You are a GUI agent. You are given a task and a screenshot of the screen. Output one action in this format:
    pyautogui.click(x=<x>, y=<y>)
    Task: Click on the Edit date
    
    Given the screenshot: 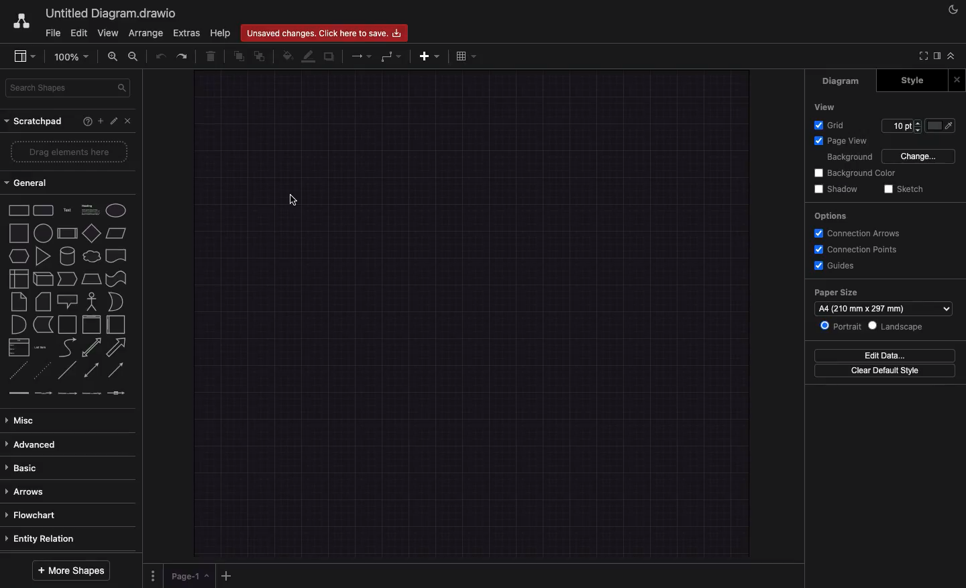 What is the action you would take?
    pyautogui.click(x=879, y=354)
    